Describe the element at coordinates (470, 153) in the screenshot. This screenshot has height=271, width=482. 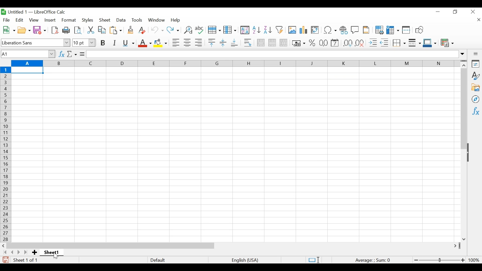
I see `Show/Hide Pane` at that location.